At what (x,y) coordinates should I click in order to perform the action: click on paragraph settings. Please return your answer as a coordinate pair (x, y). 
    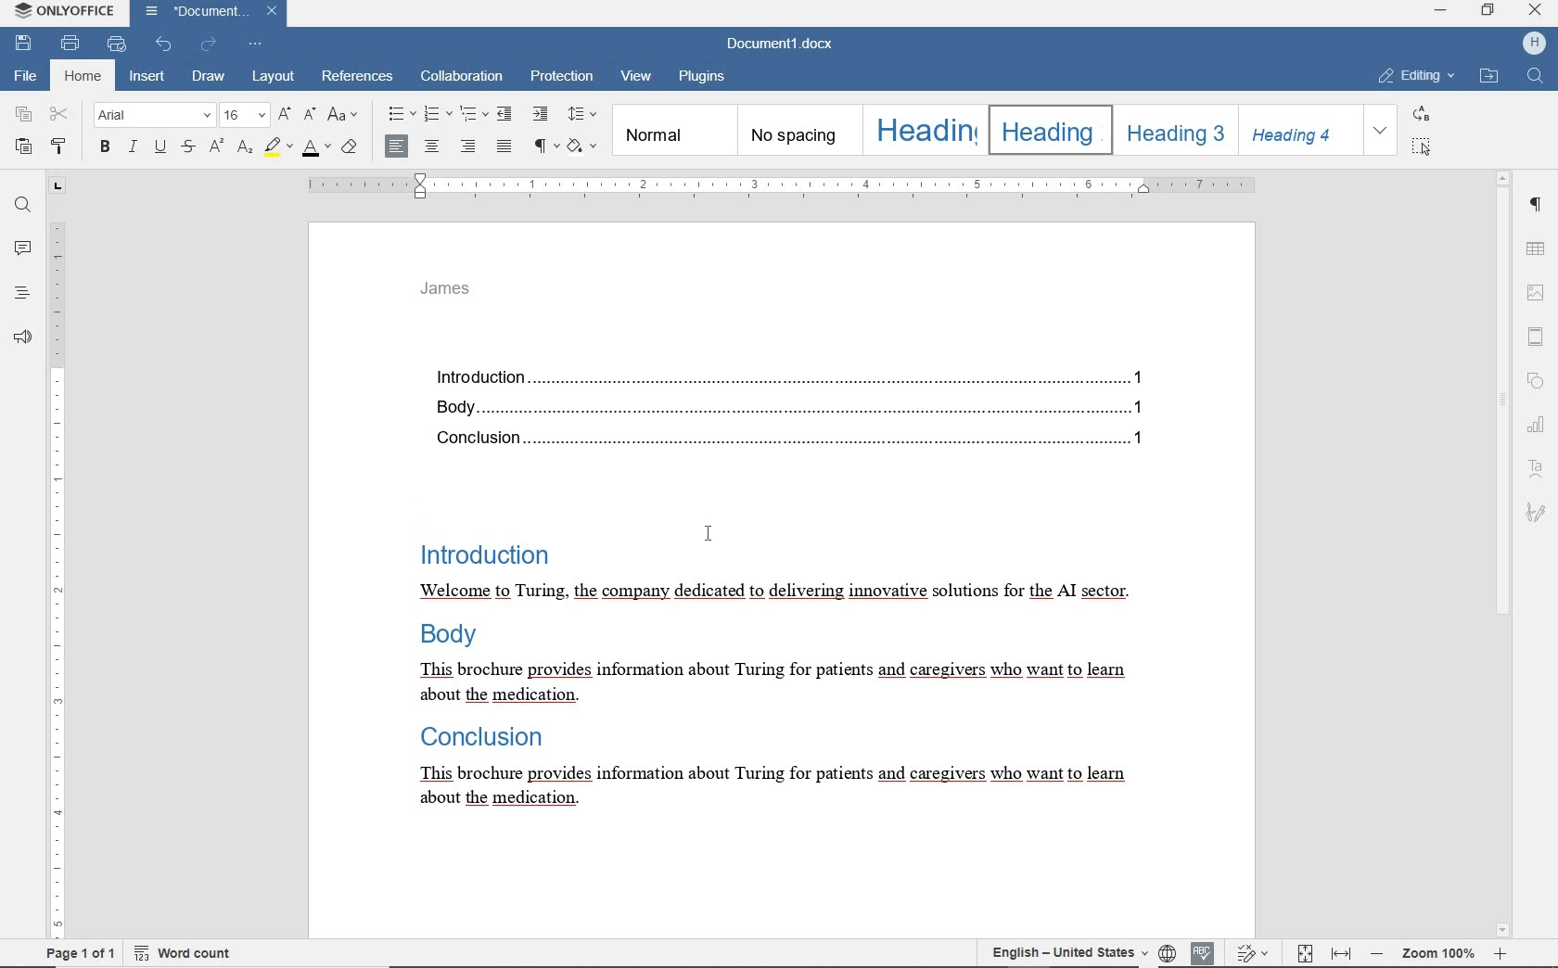
    Looking at the image, I should click on (1538, 208).